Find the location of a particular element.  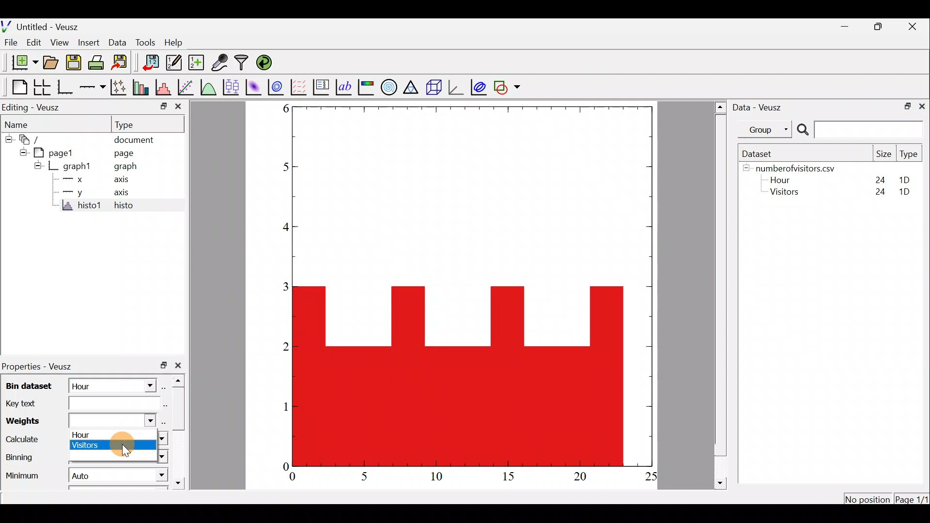

Hour is located at coordinates (90, 435).